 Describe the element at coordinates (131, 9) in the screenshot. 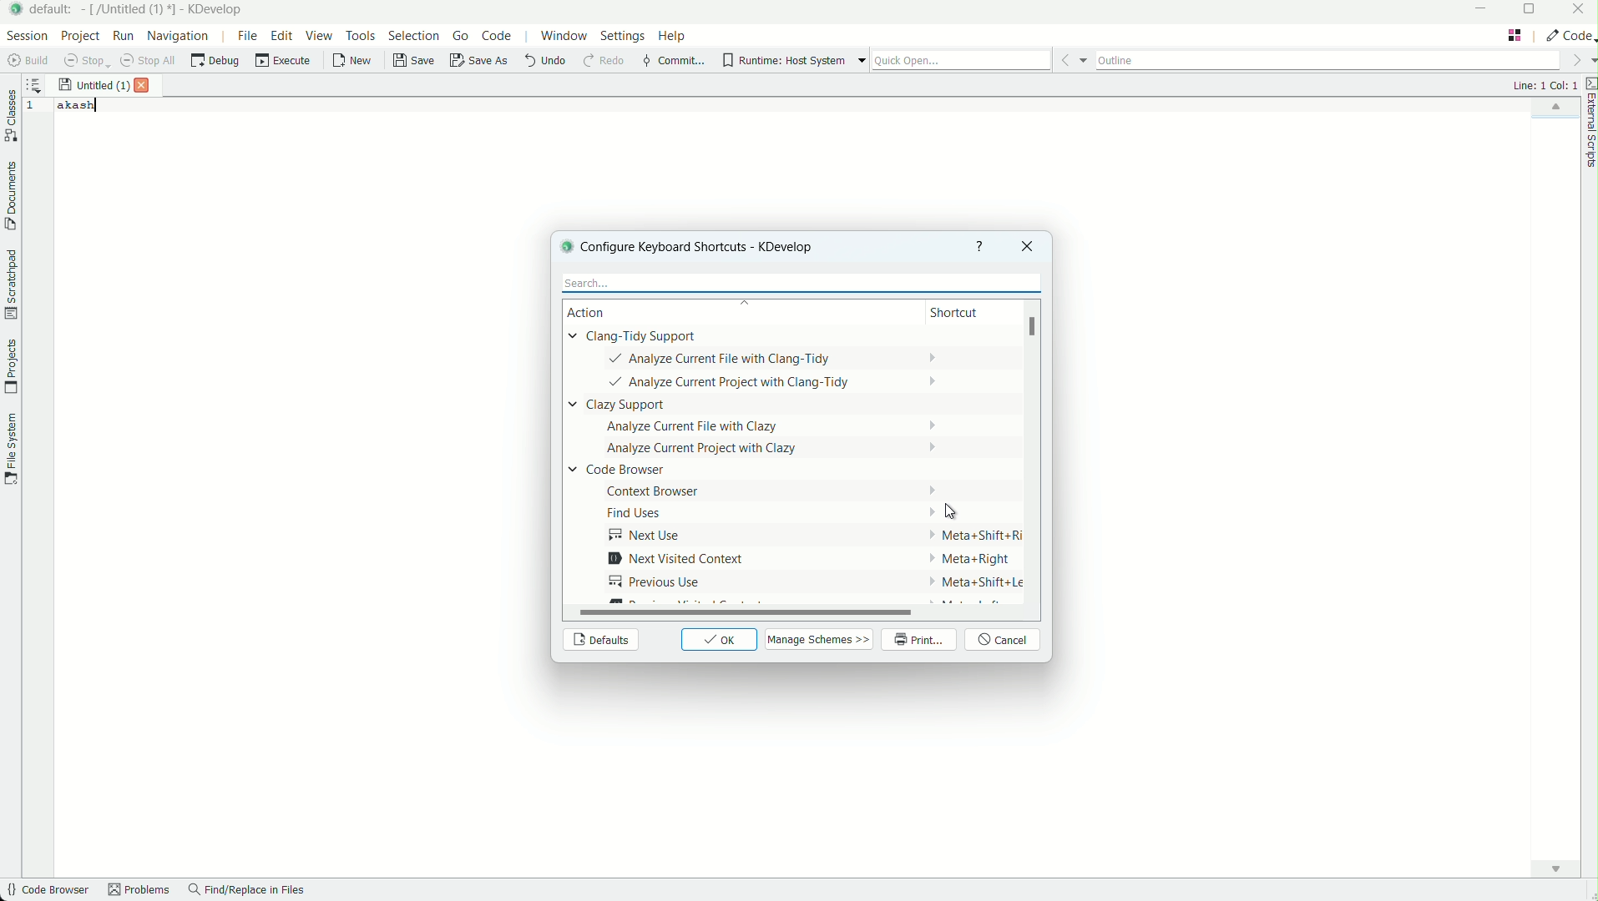

I see `file name` at that location.